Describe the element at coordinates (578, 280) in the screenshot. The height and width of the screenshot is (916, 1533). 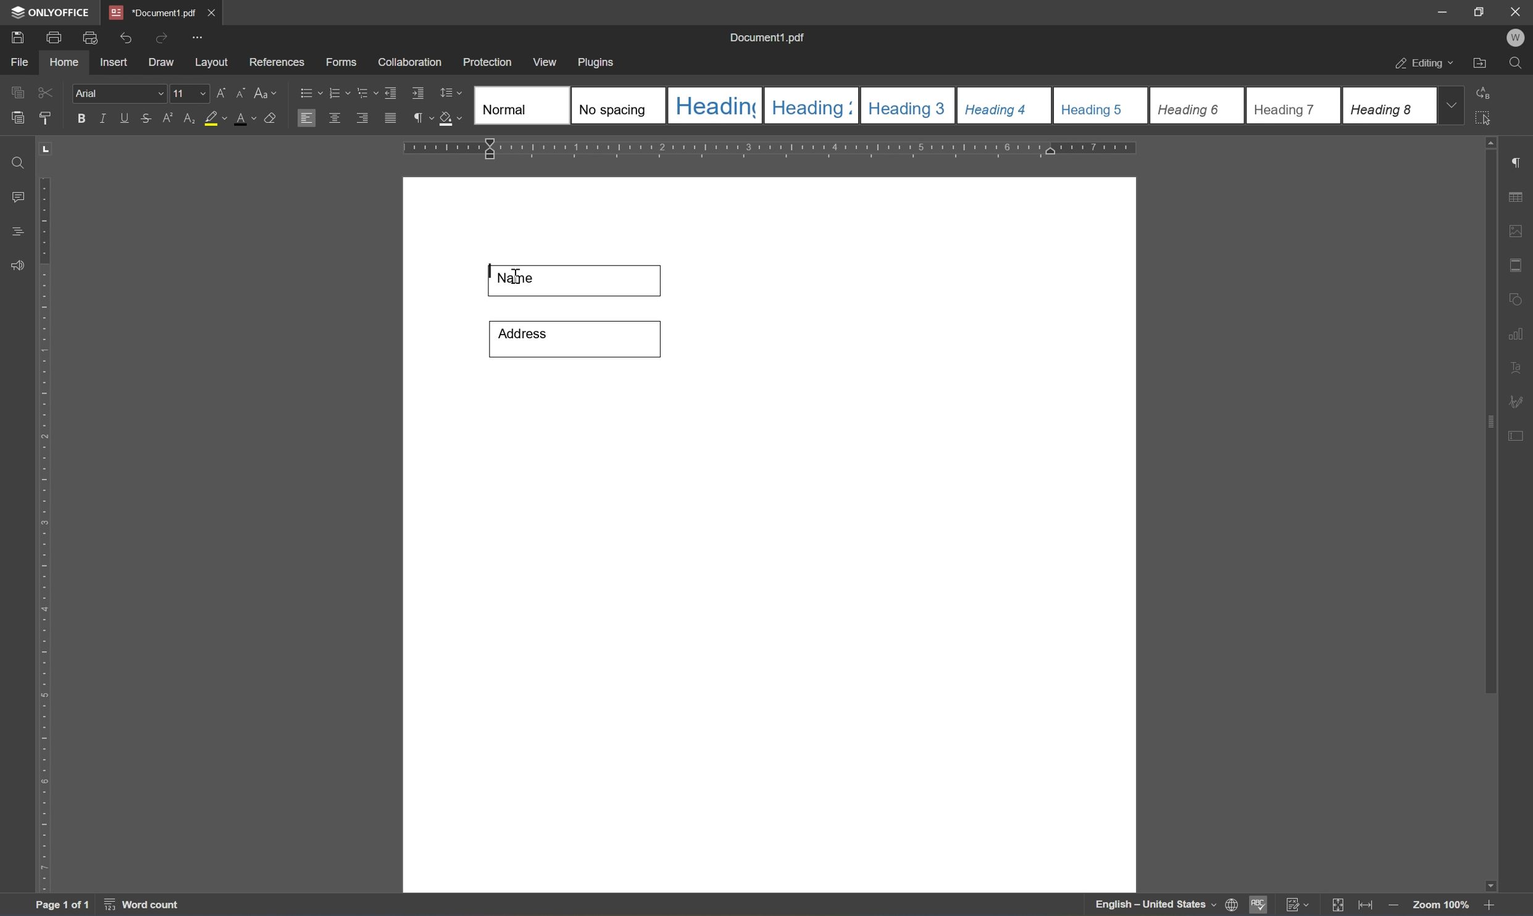
I see `Name` at that location.